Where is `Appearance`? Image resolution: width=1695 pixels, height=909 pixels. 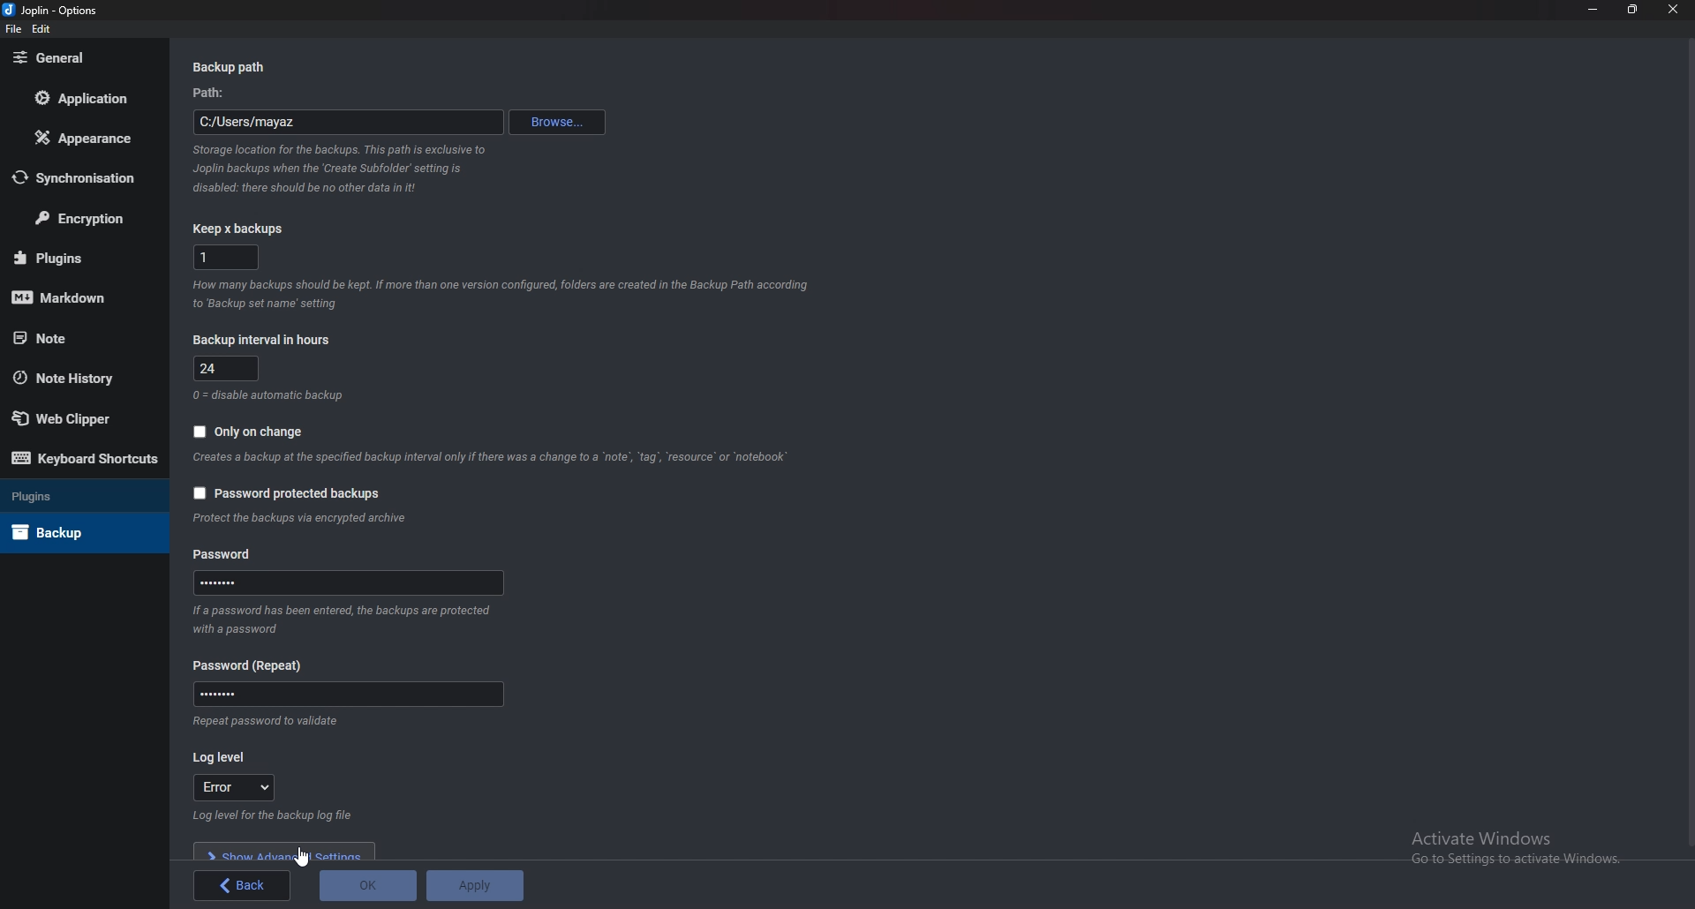
Appearance is located at coordinates (88, 136).